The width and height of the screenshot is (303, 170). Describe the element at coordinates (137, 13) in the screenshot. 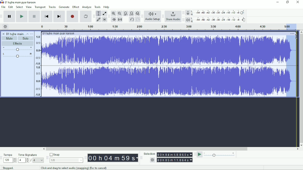

I see `Zoom toggle` at that location.